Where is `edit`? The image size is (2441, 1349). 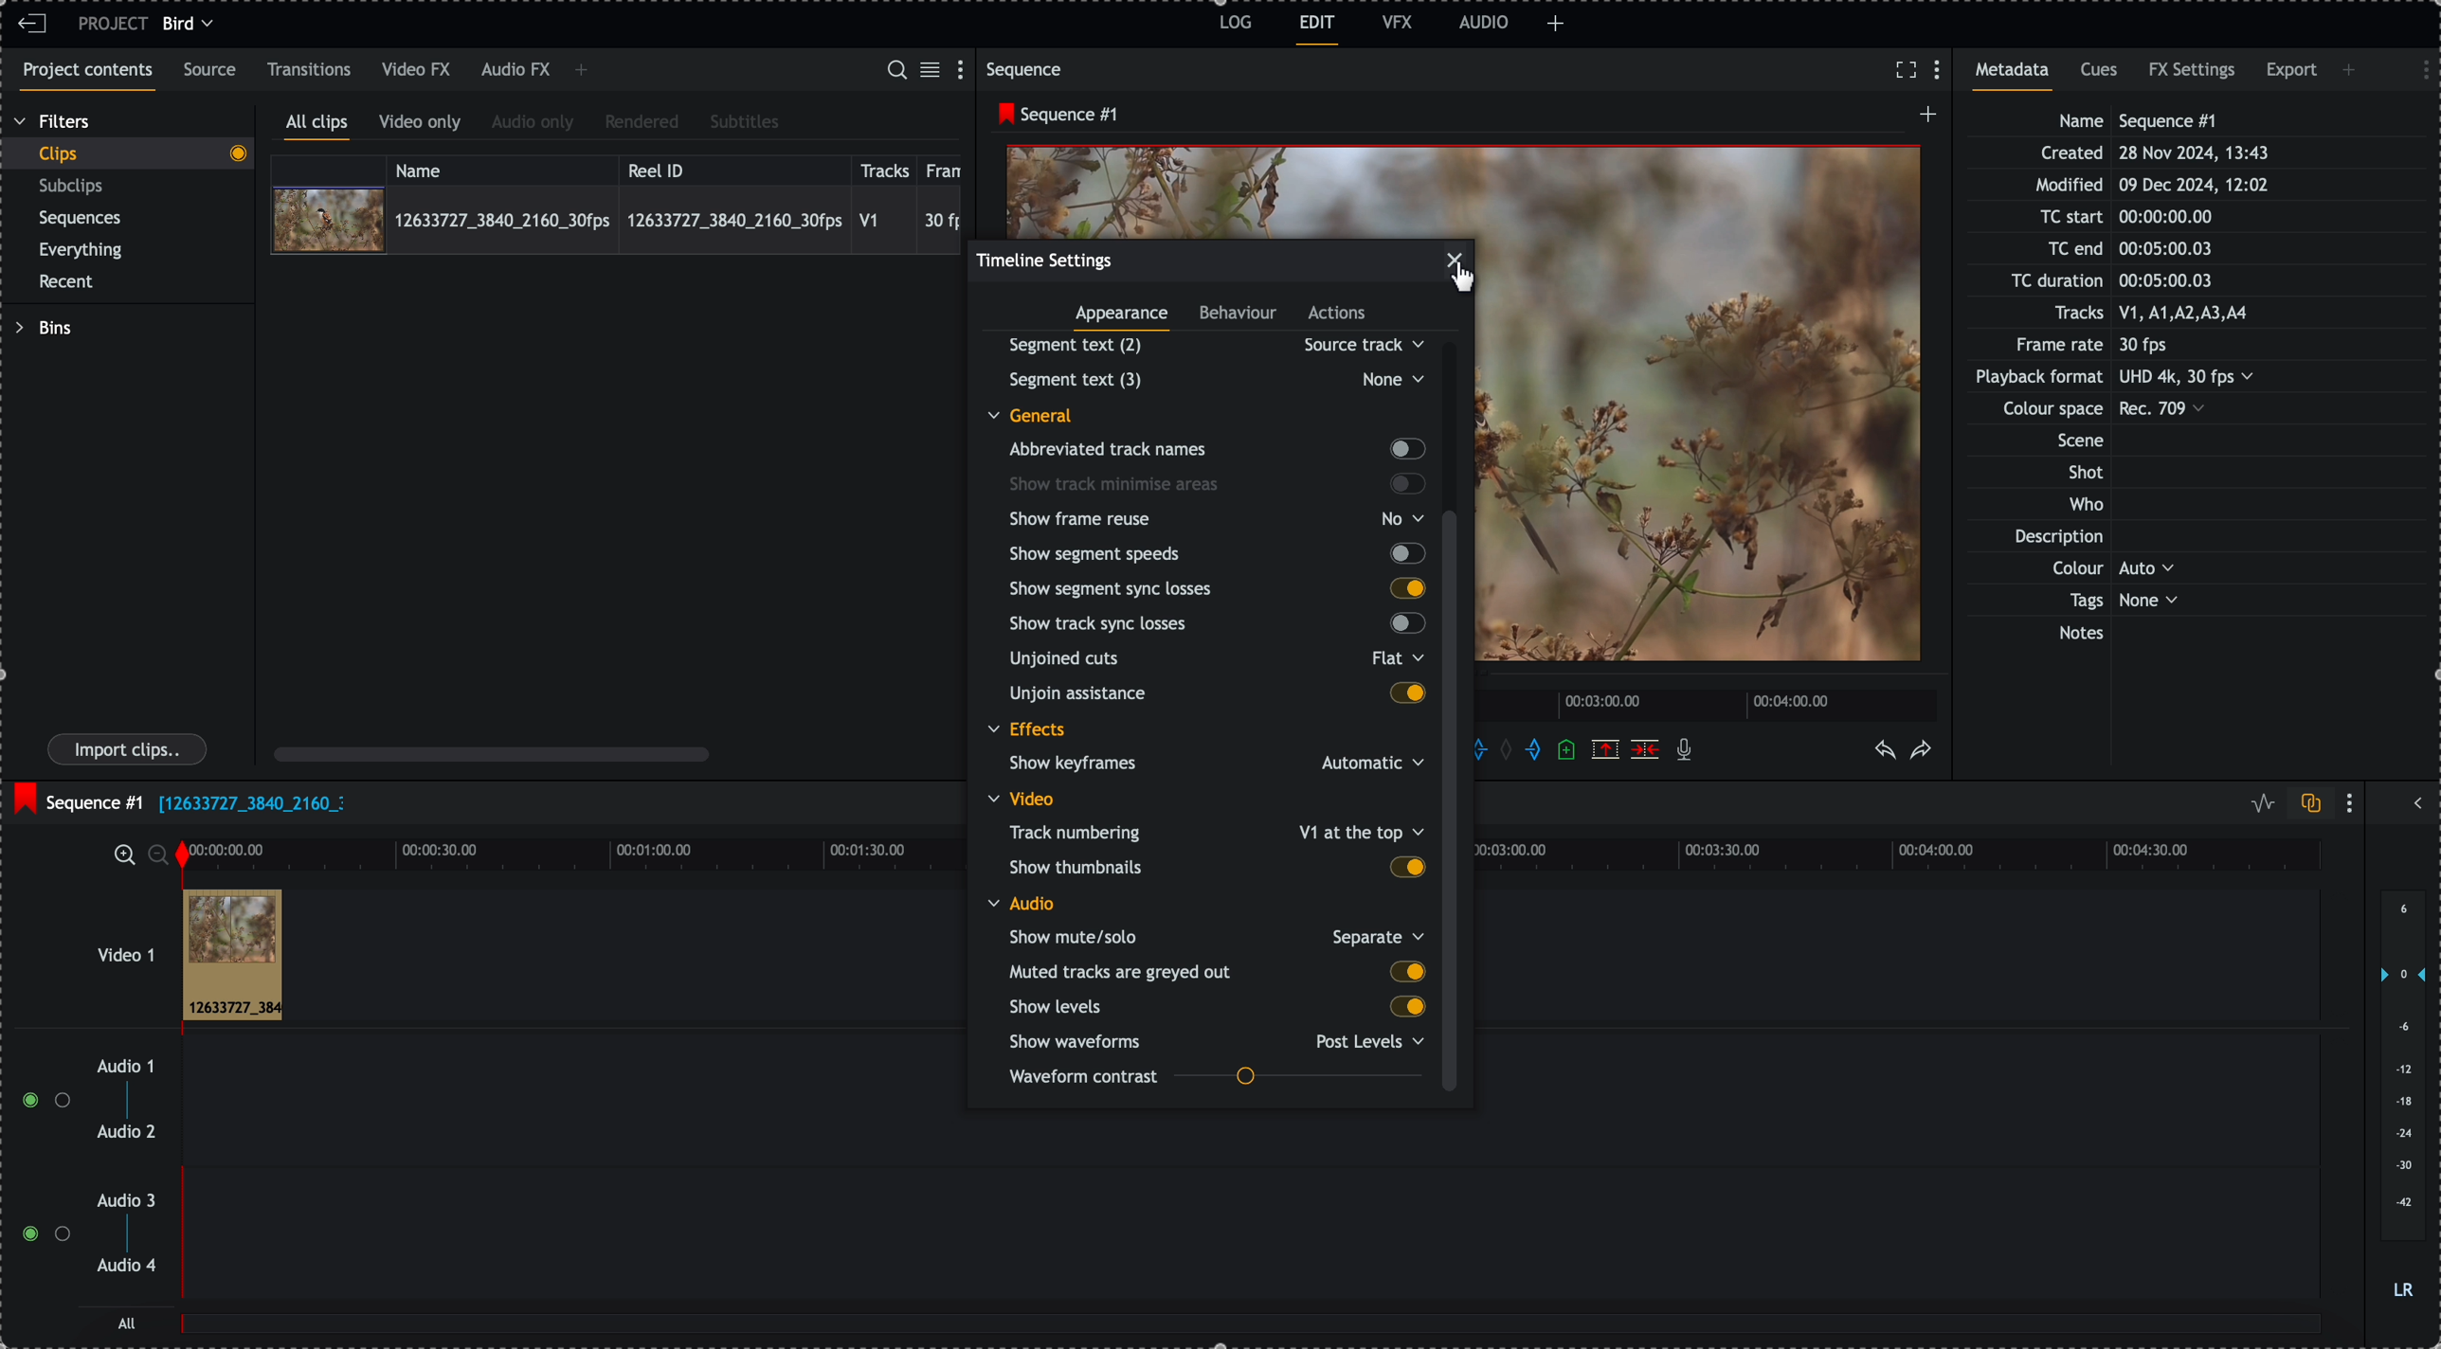 edit is located at coordinates (1318, 30).